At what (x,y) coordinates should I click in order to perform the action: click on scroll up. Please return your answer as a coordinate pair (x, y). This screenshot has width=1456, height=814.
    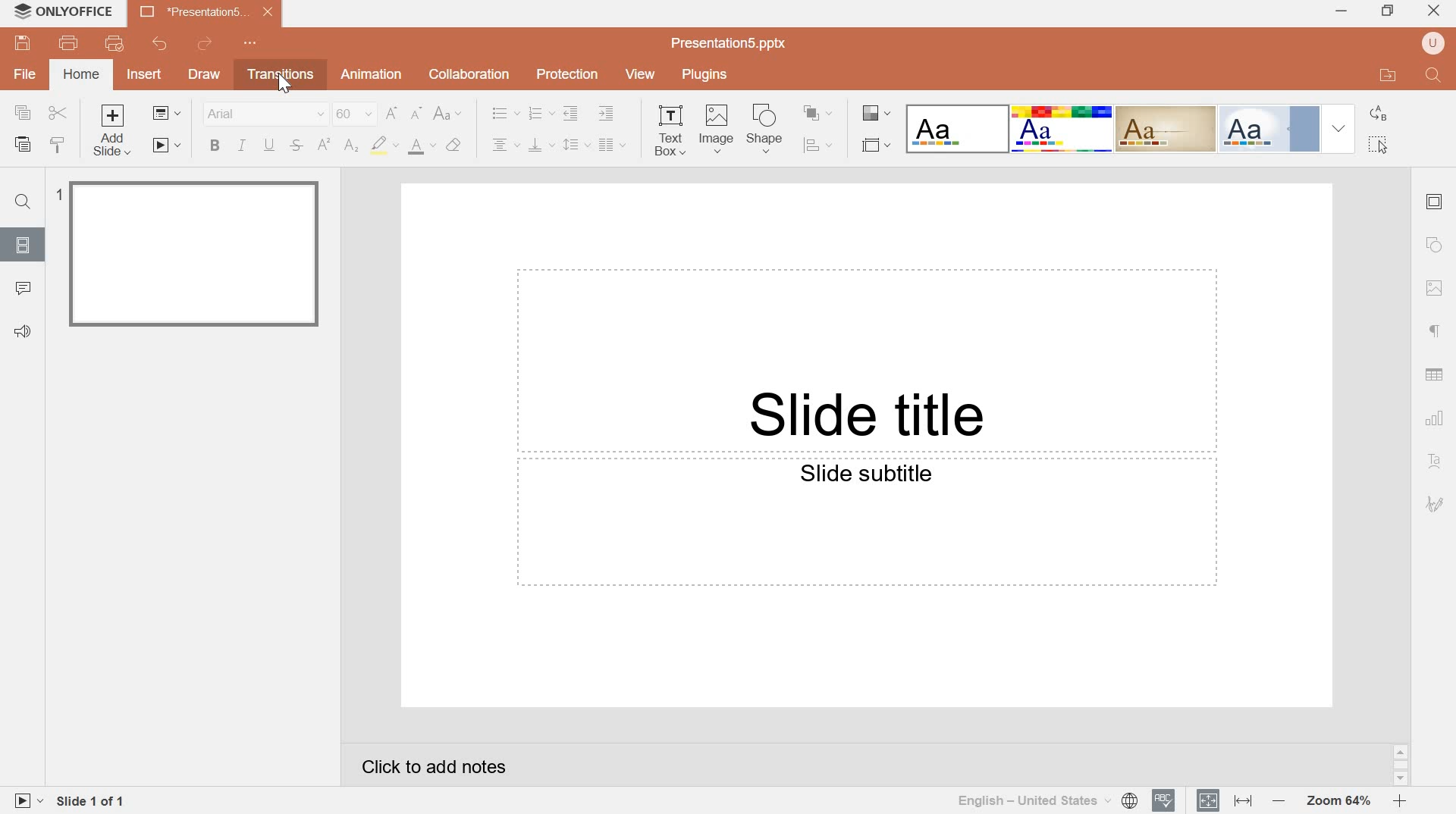
    Looking at the image, I should click on (1401, 752).